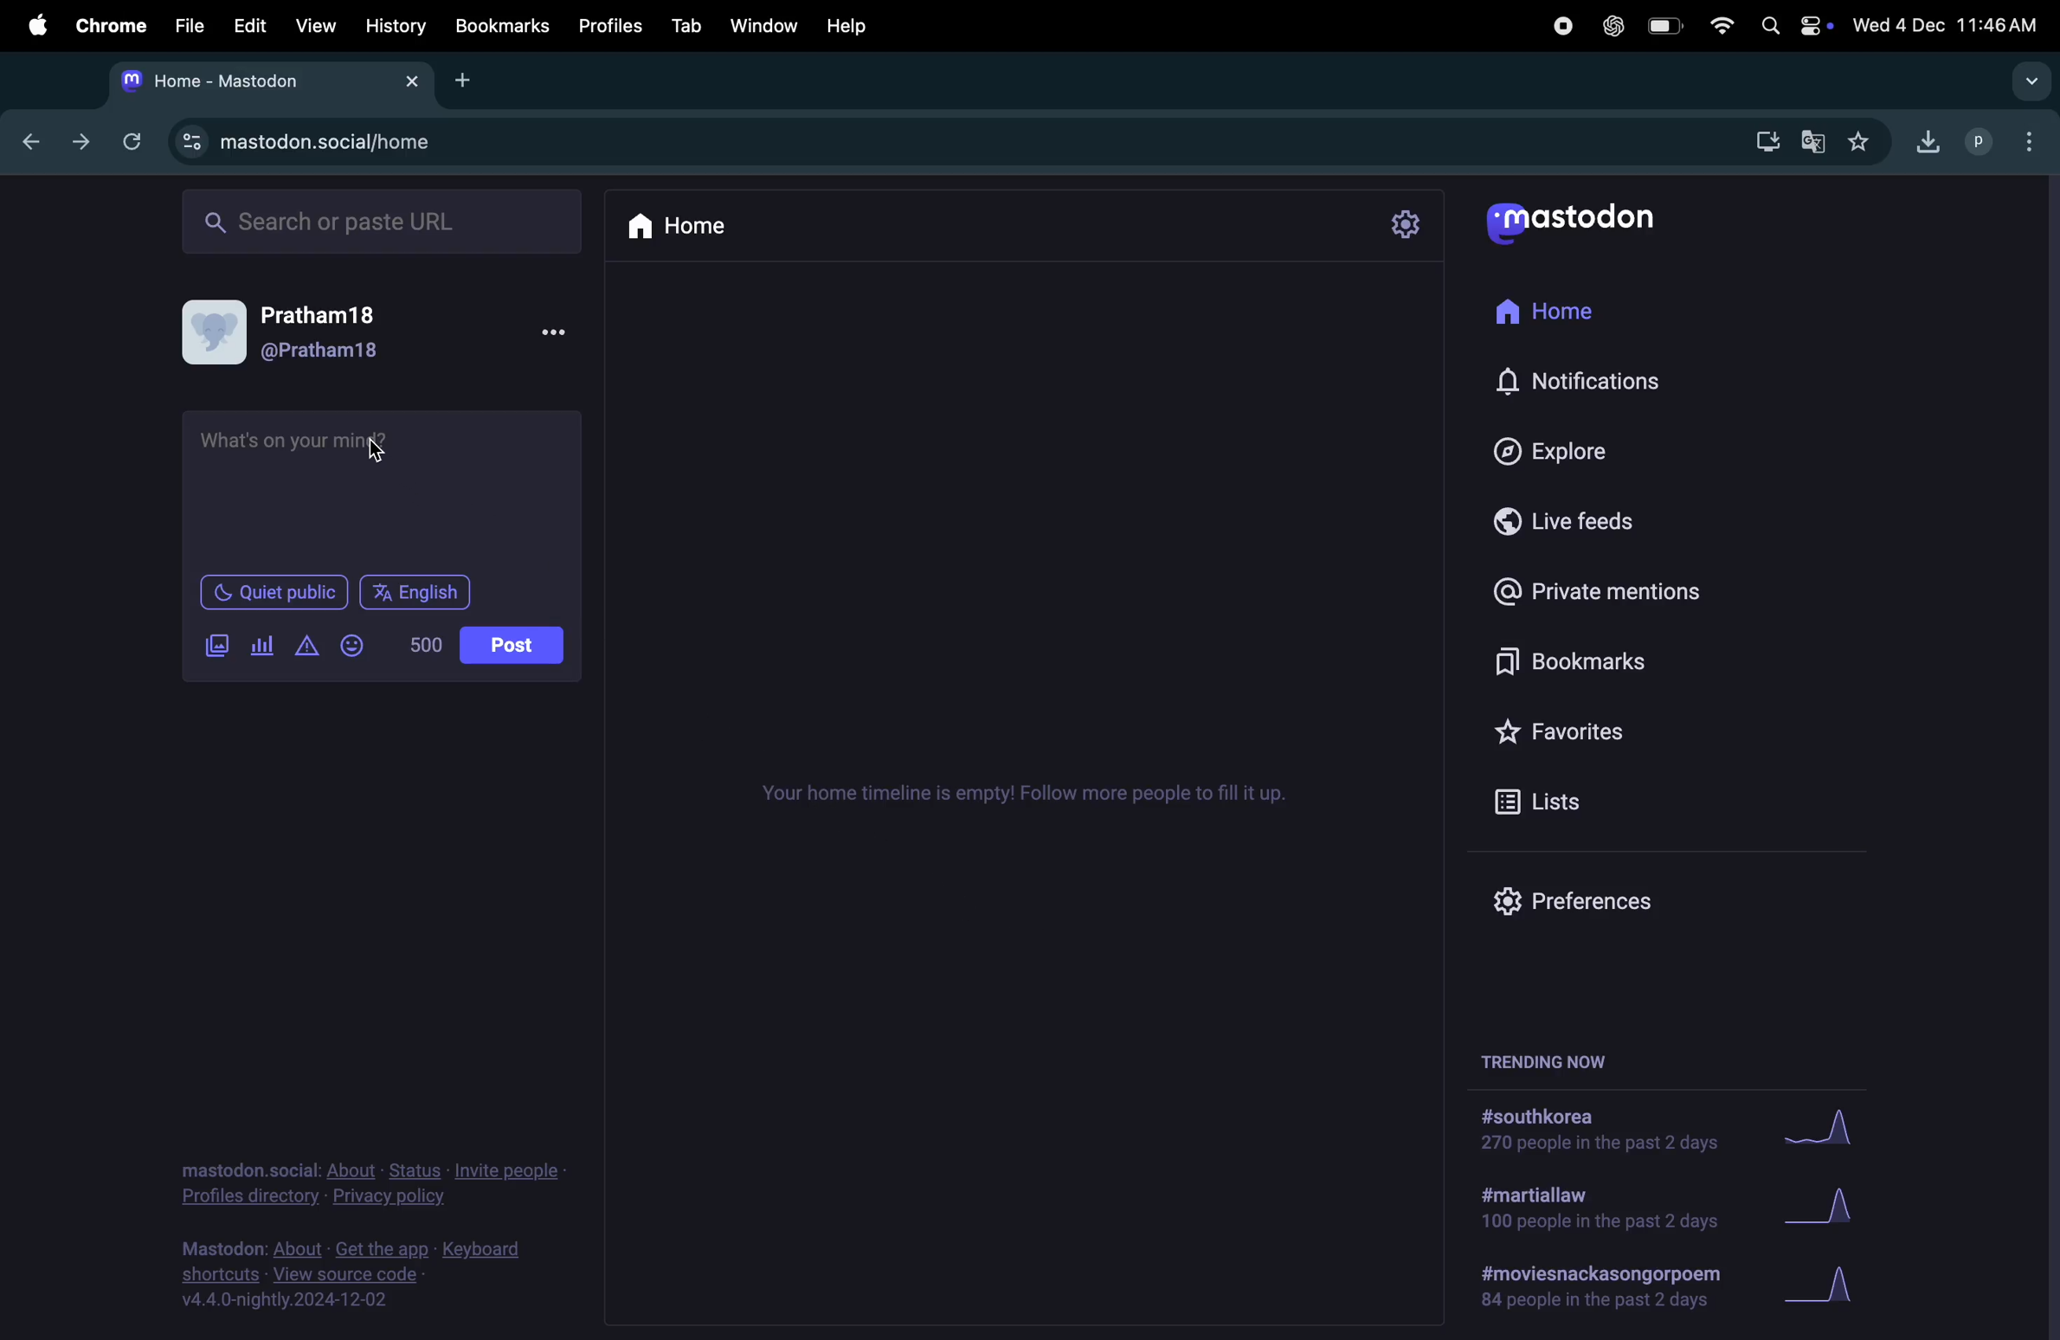 This screenshot has width=2060, height=1340. Describe the element at coordinates (86, 141) in the screenshot. I see `forward` at that location.